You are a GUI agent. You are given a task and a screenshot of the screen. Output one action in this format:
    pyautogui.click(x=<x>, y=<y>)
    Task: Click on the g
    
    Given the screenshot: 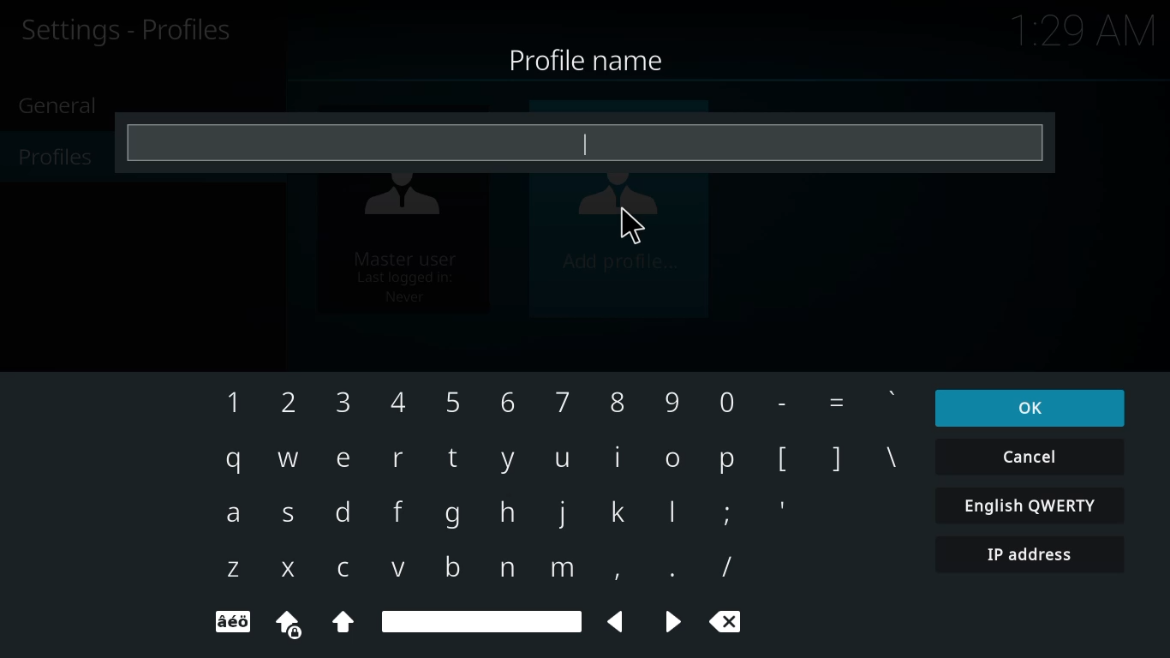 What is the action you would take?
    pyautogui.click(x=451, y=520)
    